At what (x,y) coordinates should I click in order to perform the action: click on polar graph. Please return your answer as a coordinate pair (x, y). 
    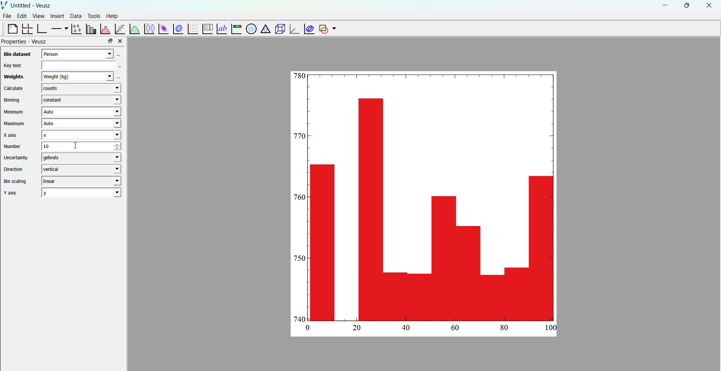
    Looking at the image, I should click on (250, 28).